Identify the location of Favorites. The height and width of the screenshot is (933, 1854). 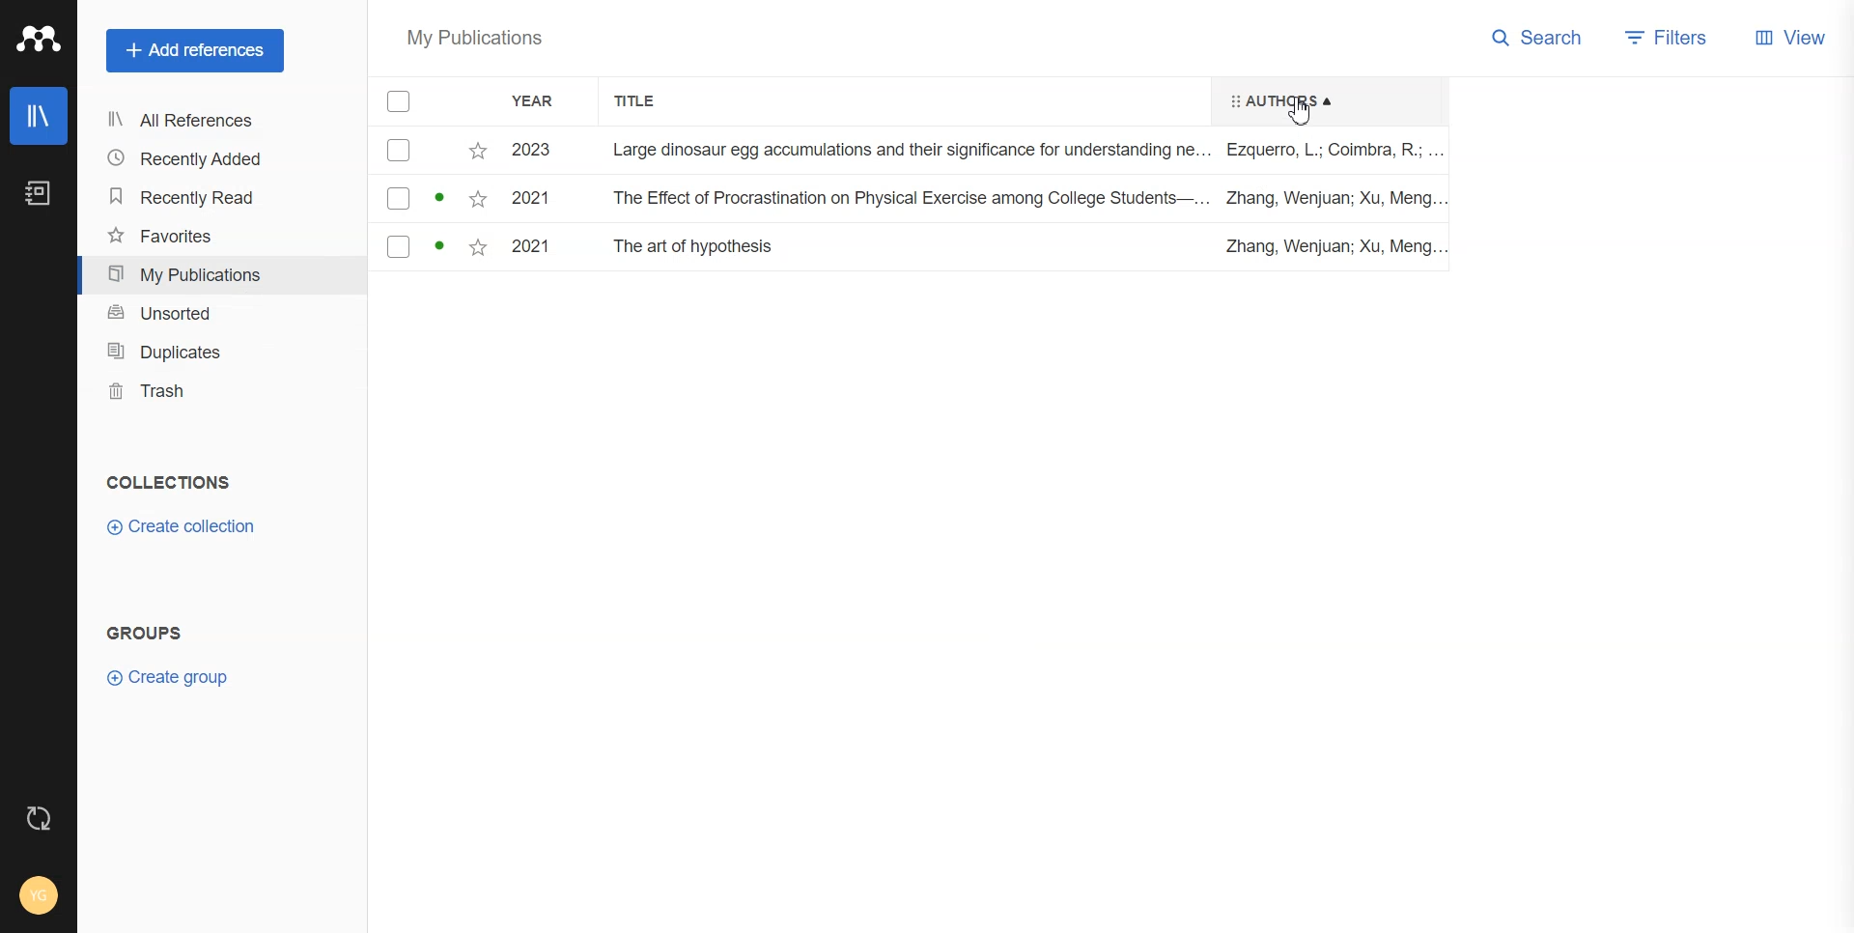
(475, 248).